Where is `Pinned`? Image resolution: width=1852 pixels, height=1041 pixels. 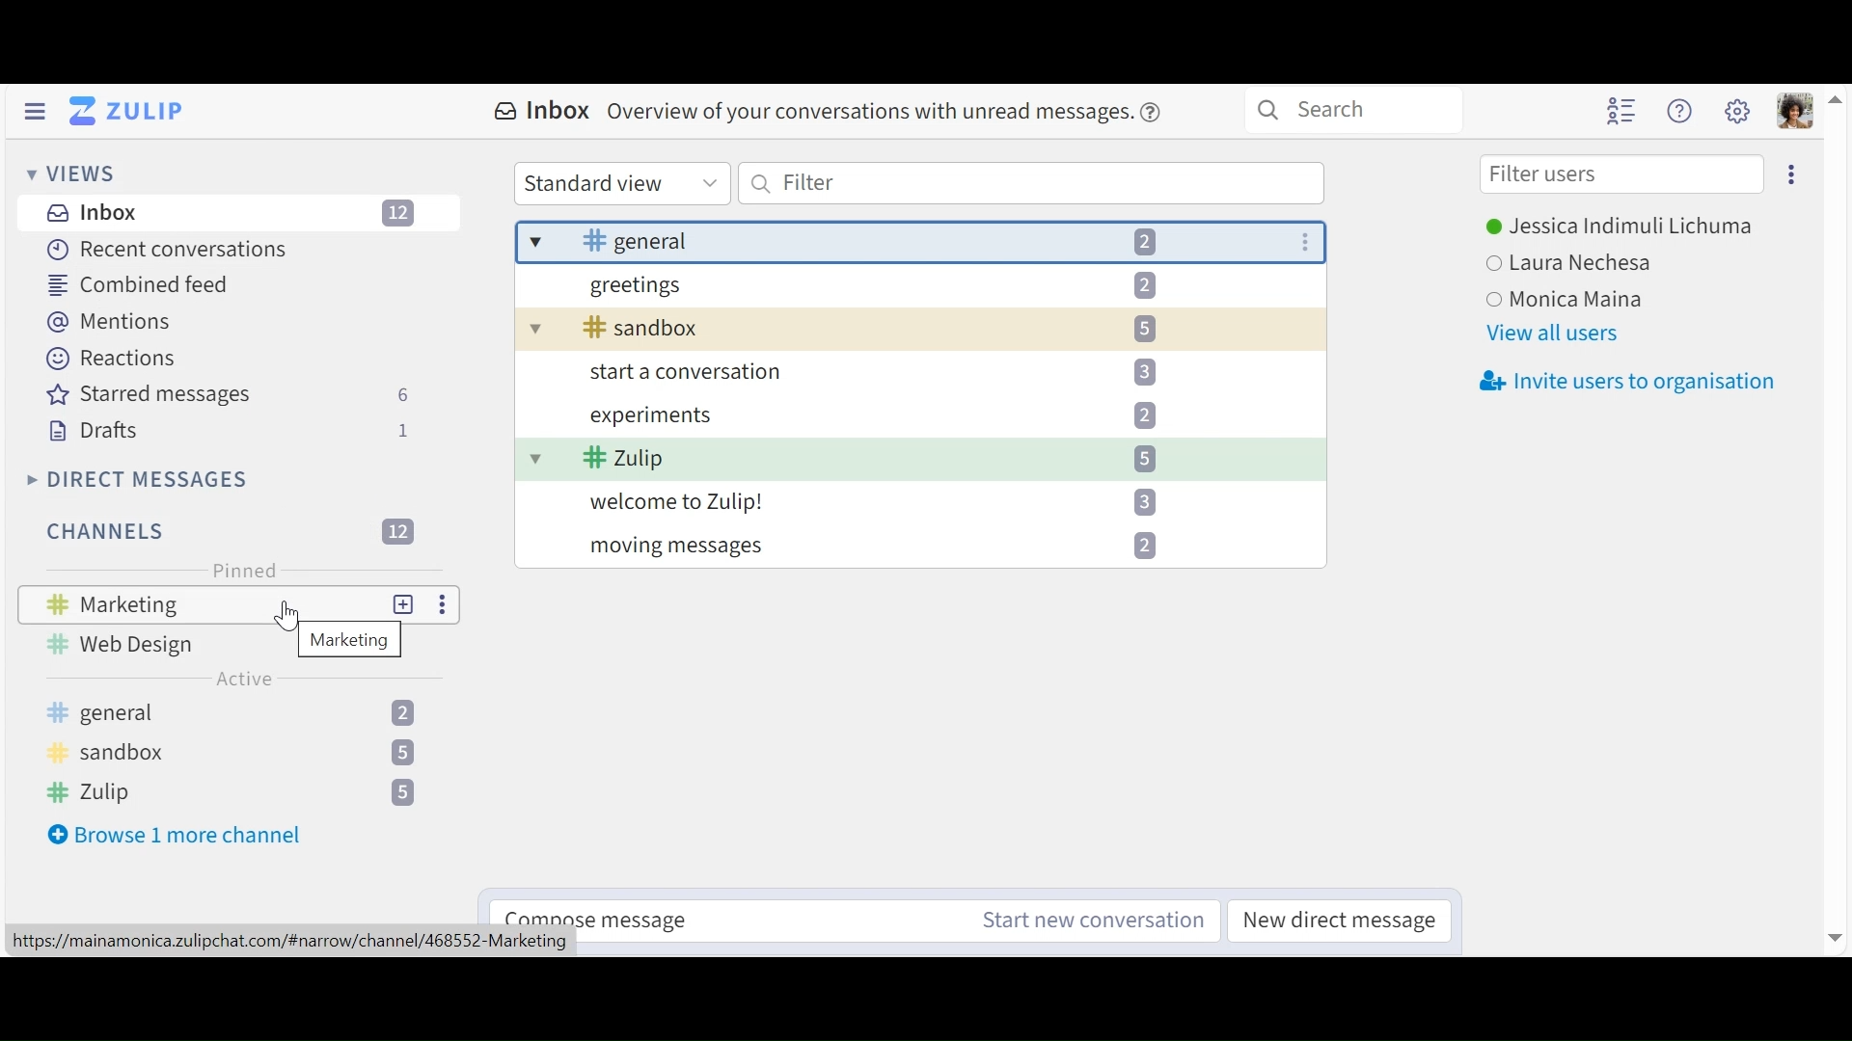
Pinned is located at coordinates (240, 572).